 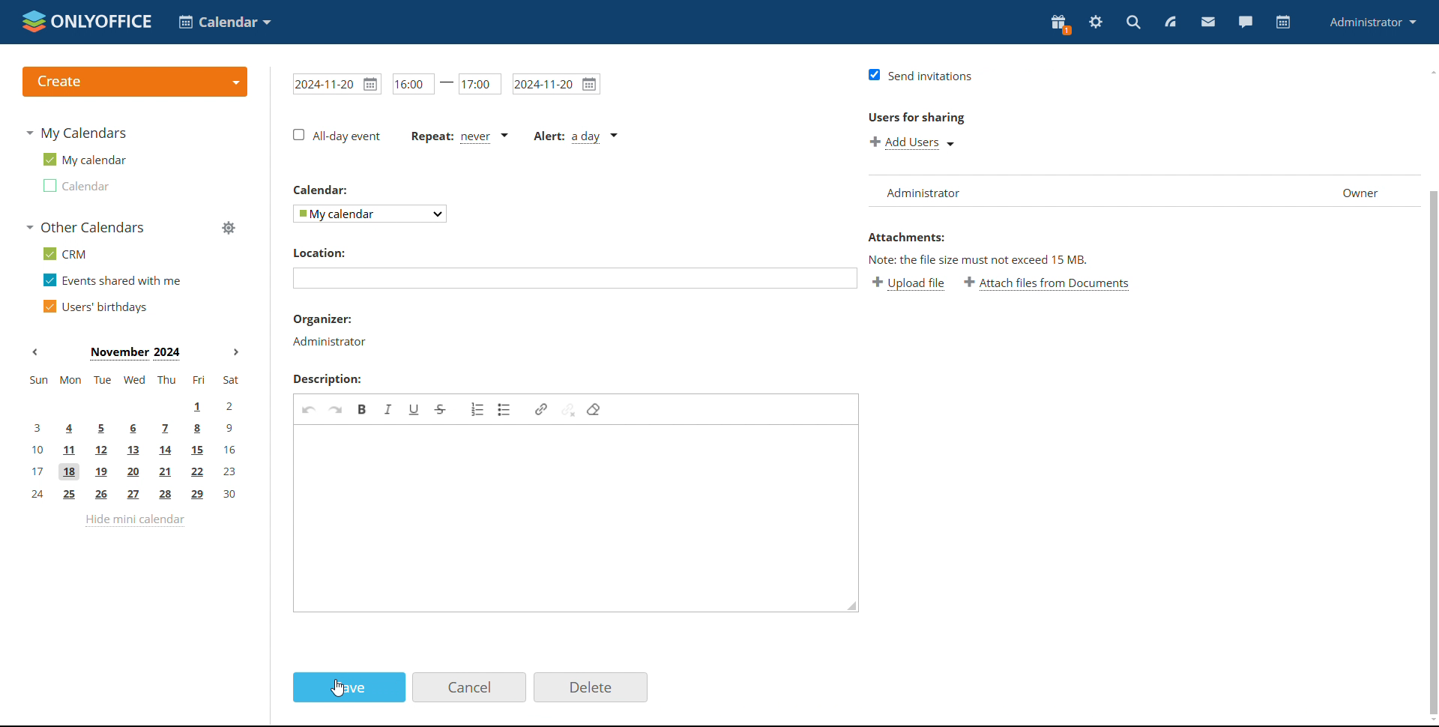 I want to click on save, so click(x=349, y=687).